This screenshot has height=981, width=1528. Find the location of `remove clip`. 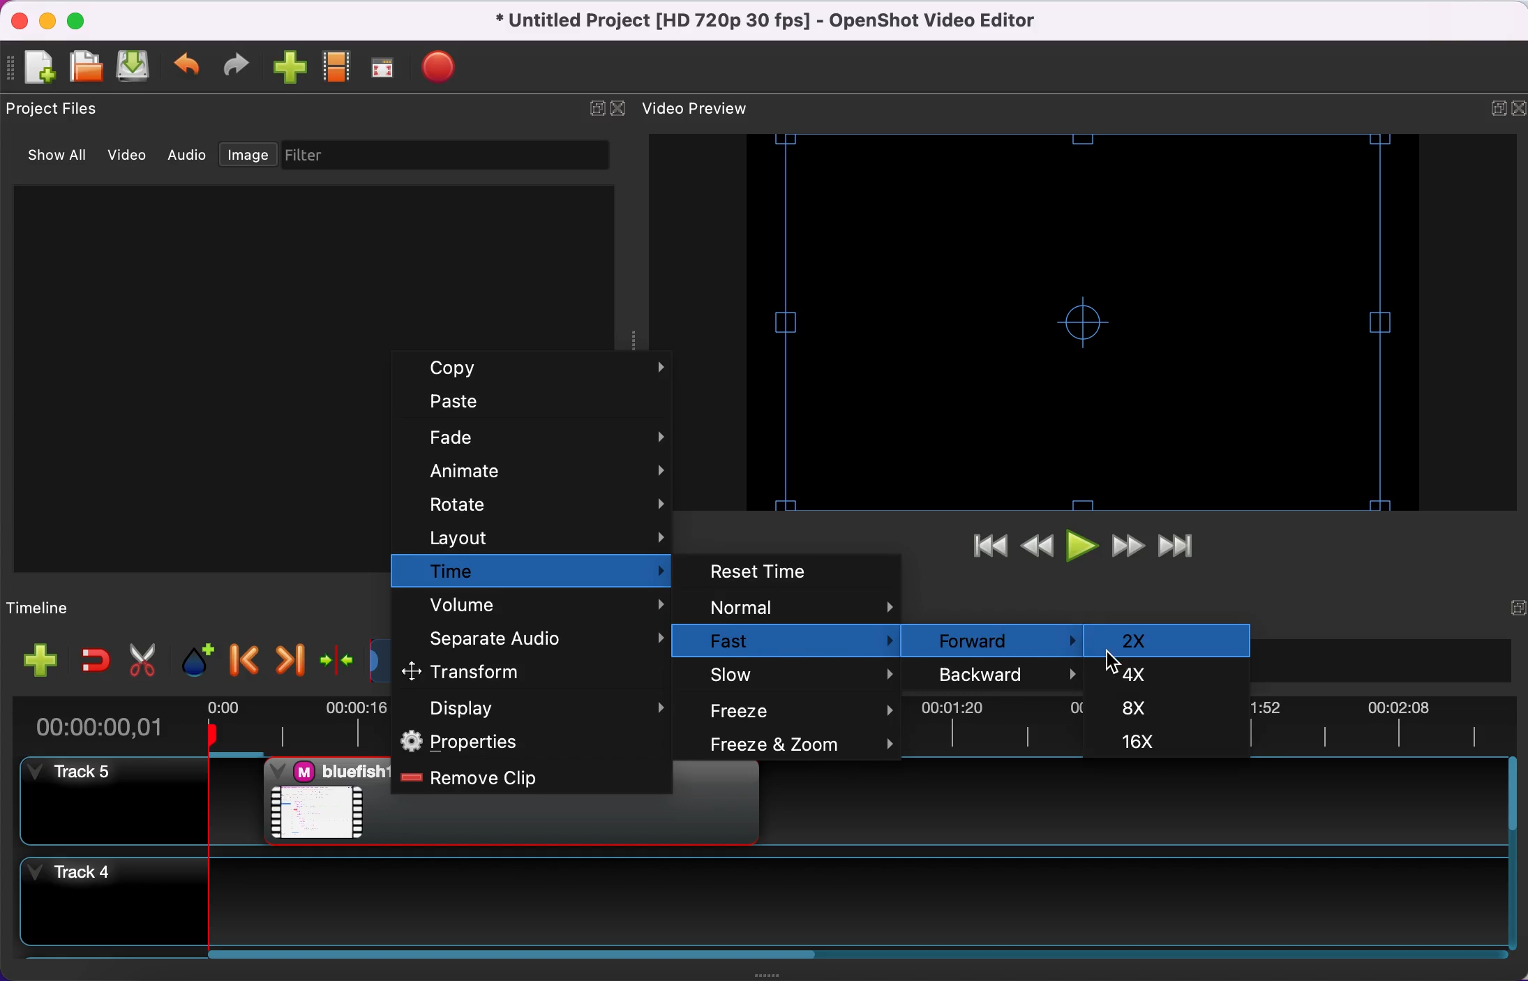

remove clip is located at coordinates (524, 779).